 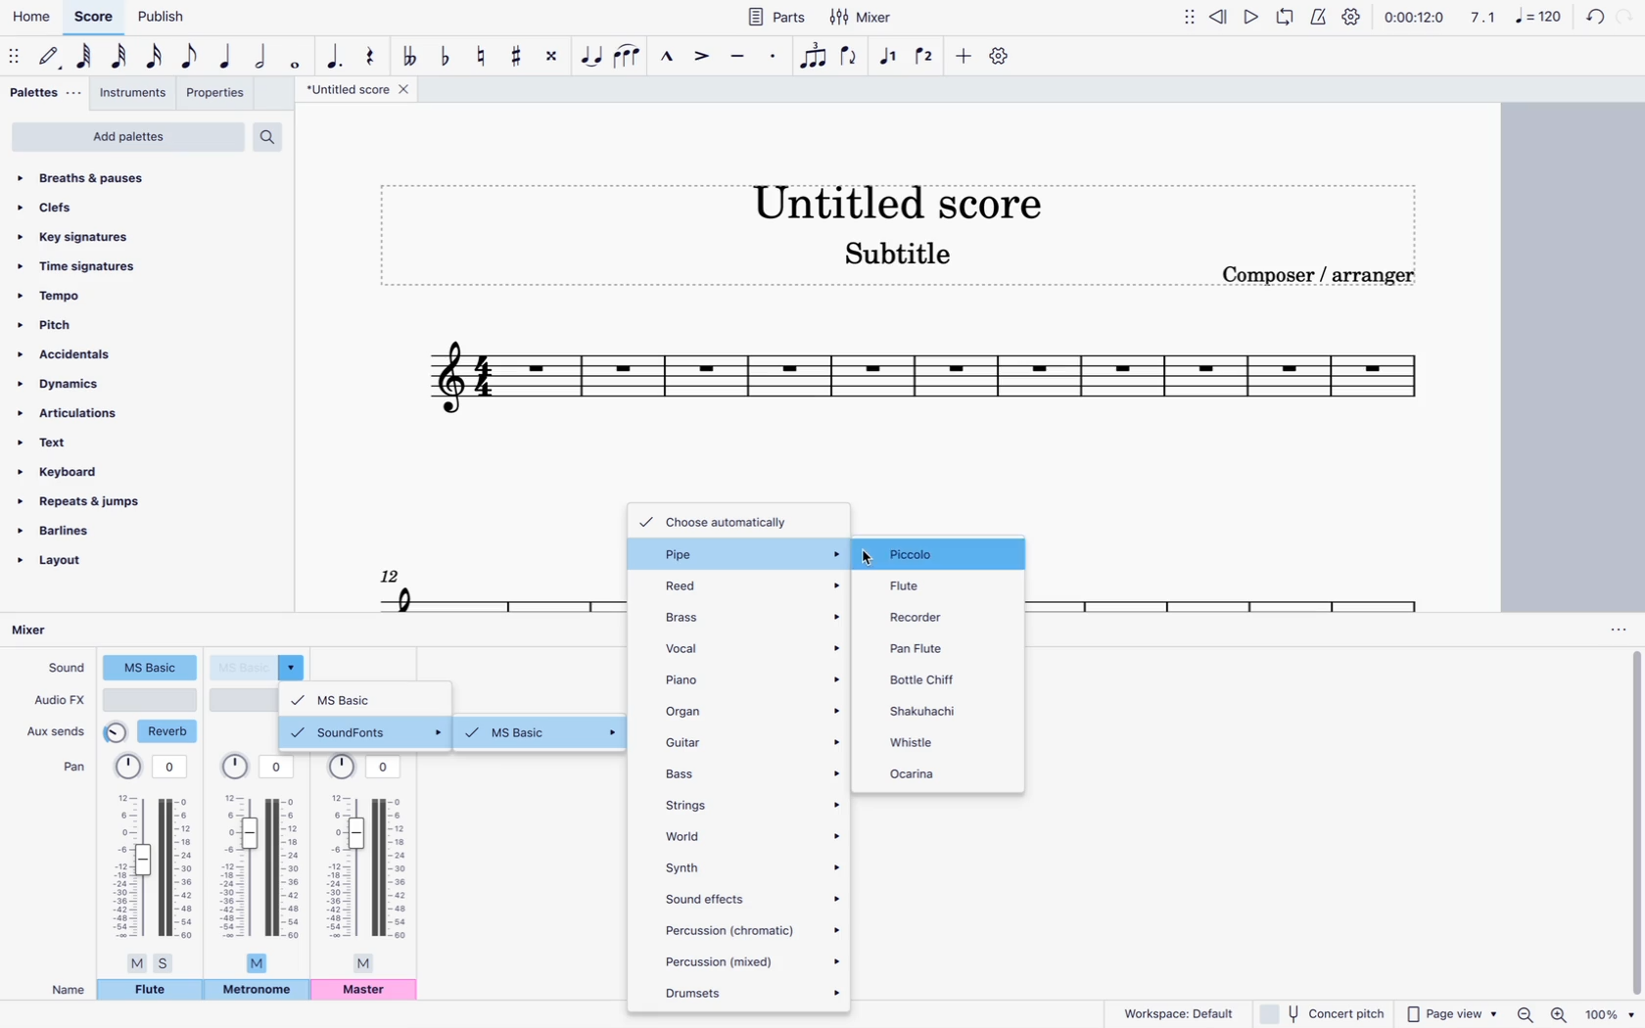 What do you see at coordinates (142, 178) in the screenshot?
I see `breaths & pauses` at bounding box center [142, 178].